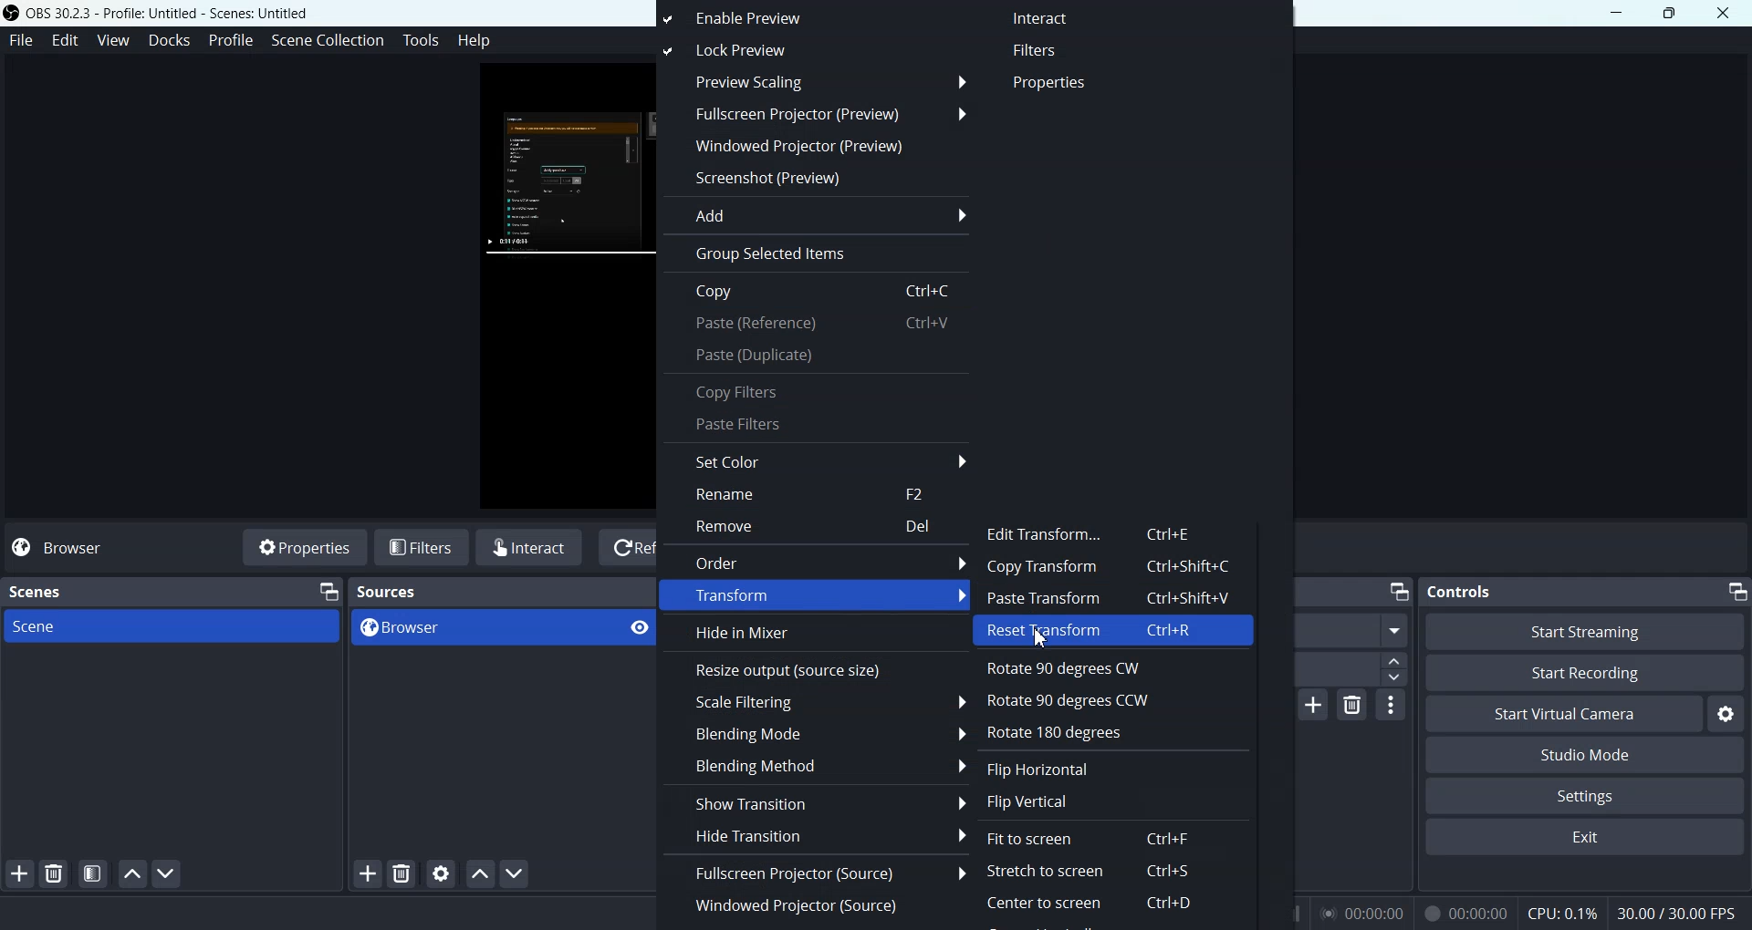 The width and height of the screenshot is (1752, 930). I want to click on Open scene Filter, so click(93, 873).